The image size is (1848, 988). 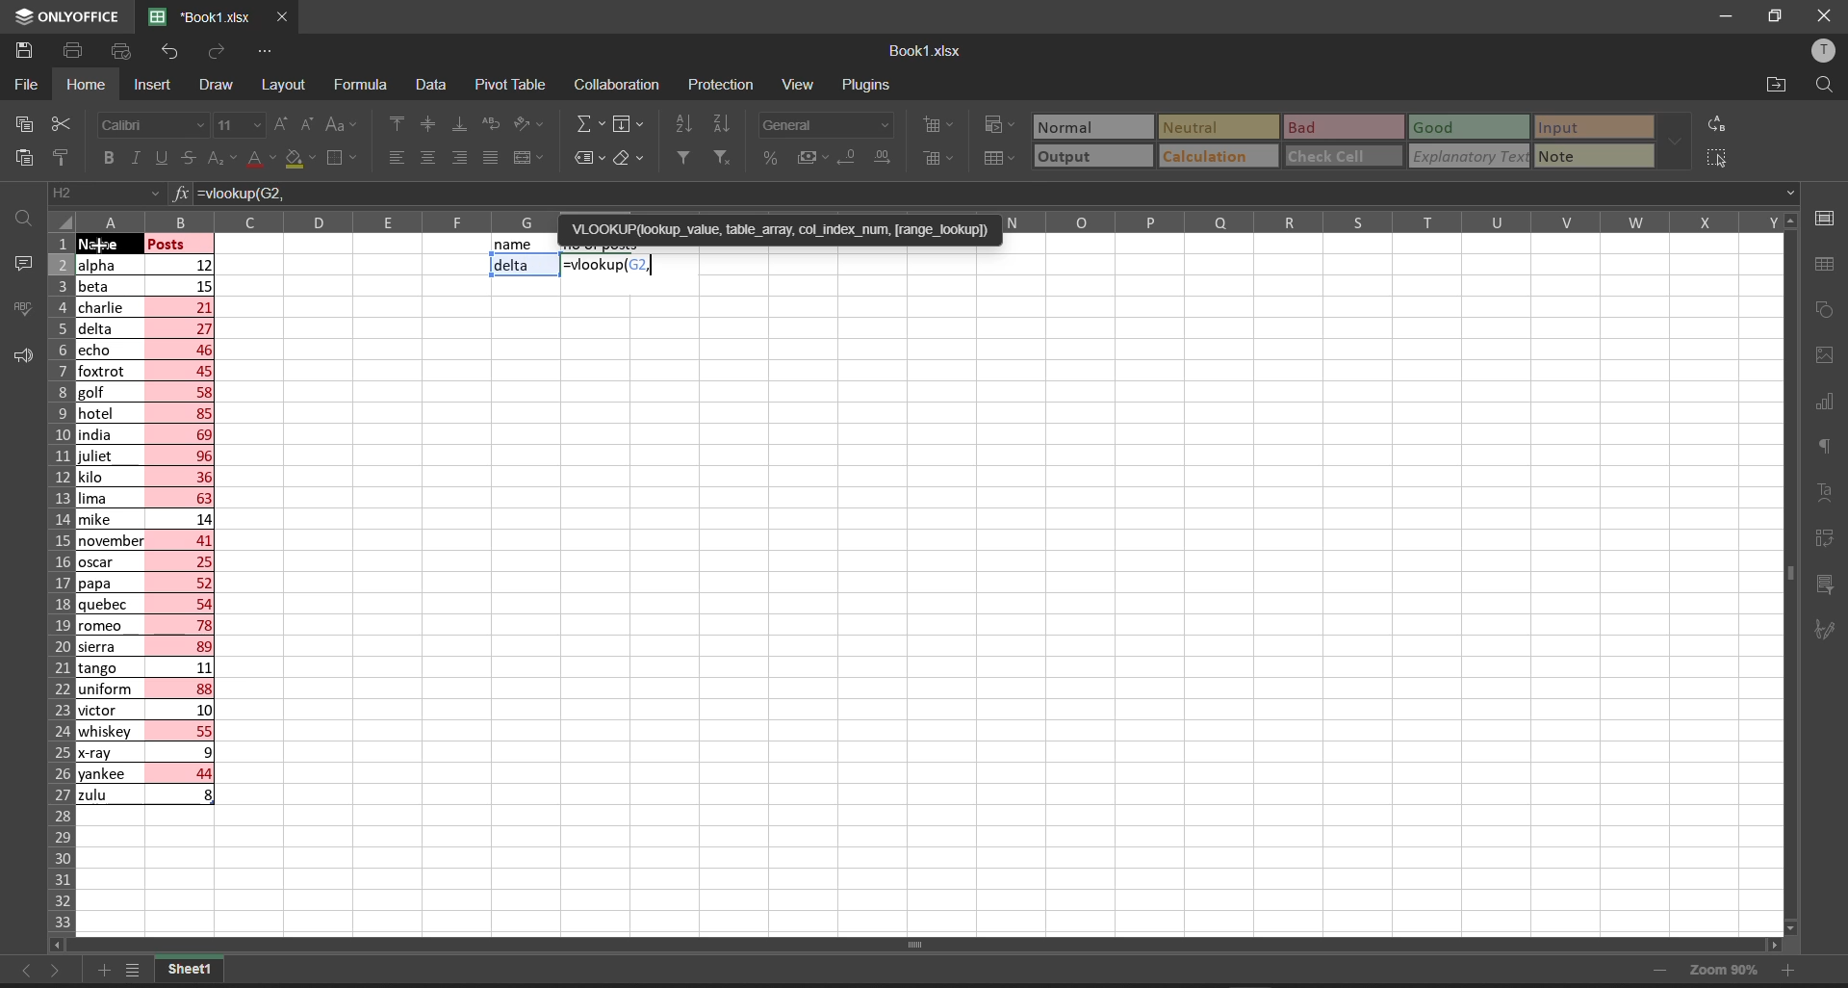 What do you see at coordinates (1214, 156) in the screenshot?
I see `calculation` at bounding box center [1214, 156].